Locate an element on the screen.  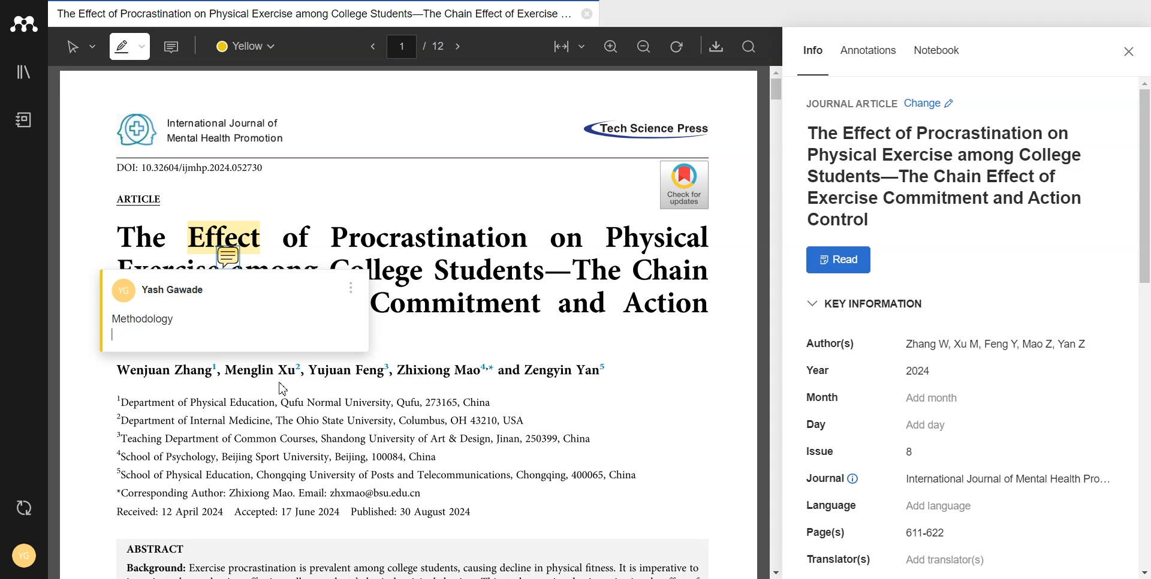
Add note is located at coordinates (173, 47).